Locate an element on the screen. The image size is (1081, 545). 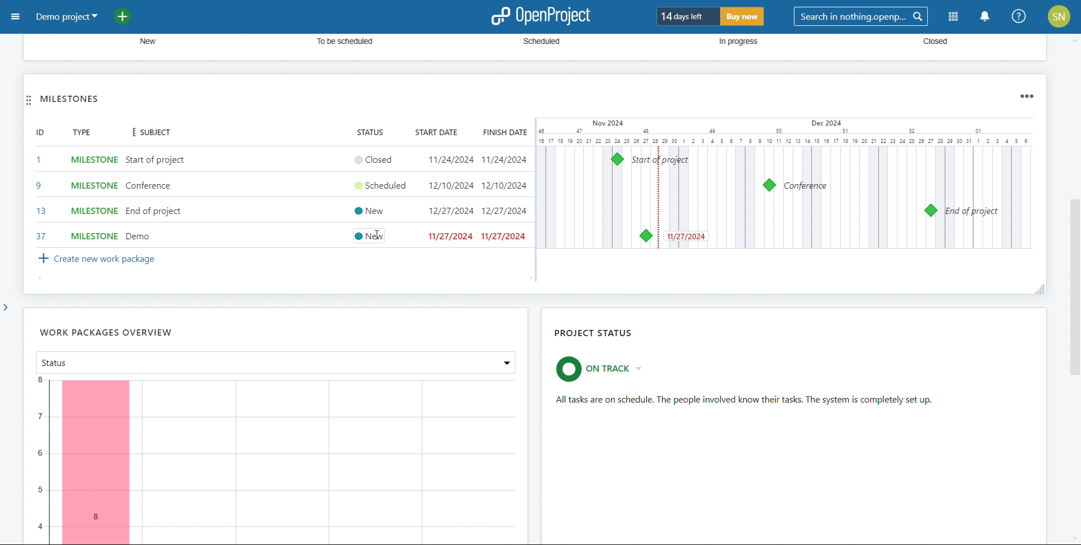
work packages overview is located at coordinates (105, 333).